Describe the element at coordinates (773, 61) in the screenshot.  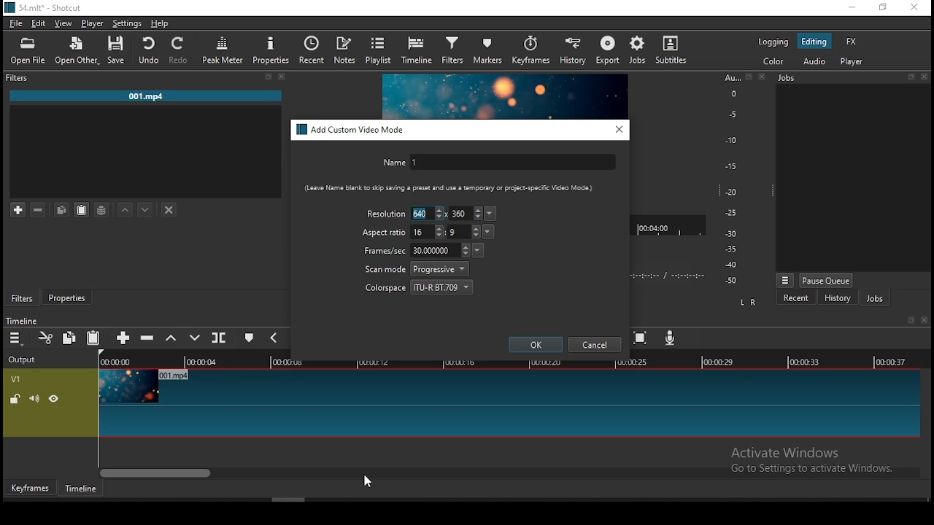
I see `color` at that location.